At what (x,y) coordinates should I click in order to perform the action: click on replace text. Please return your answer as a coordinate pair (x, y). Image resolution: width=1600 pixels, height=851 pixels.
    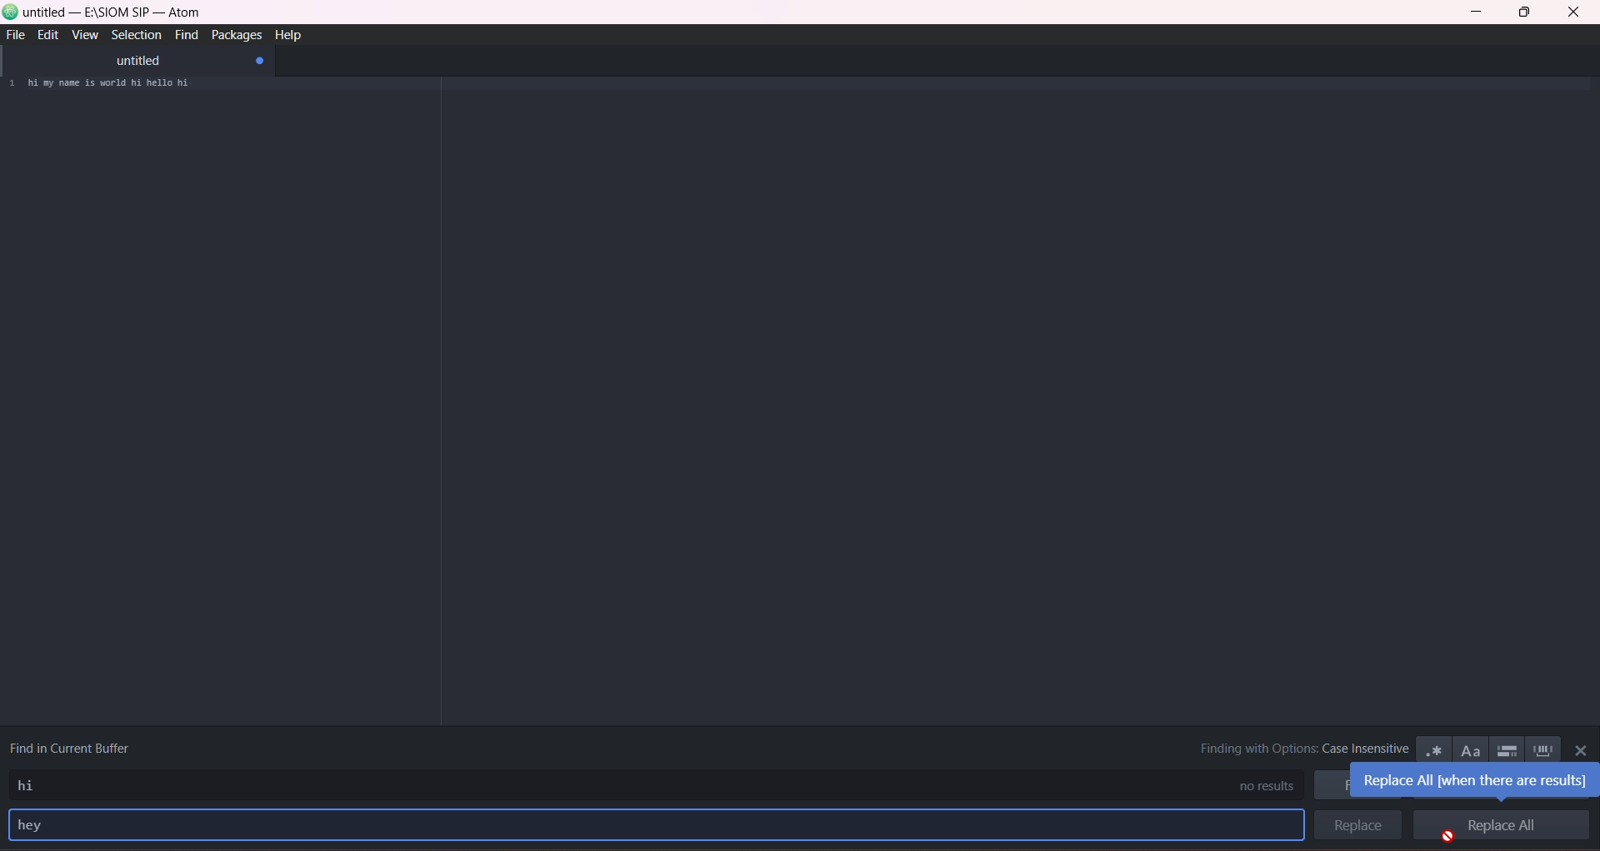
    Looking at the image, I should click on (40, 825).